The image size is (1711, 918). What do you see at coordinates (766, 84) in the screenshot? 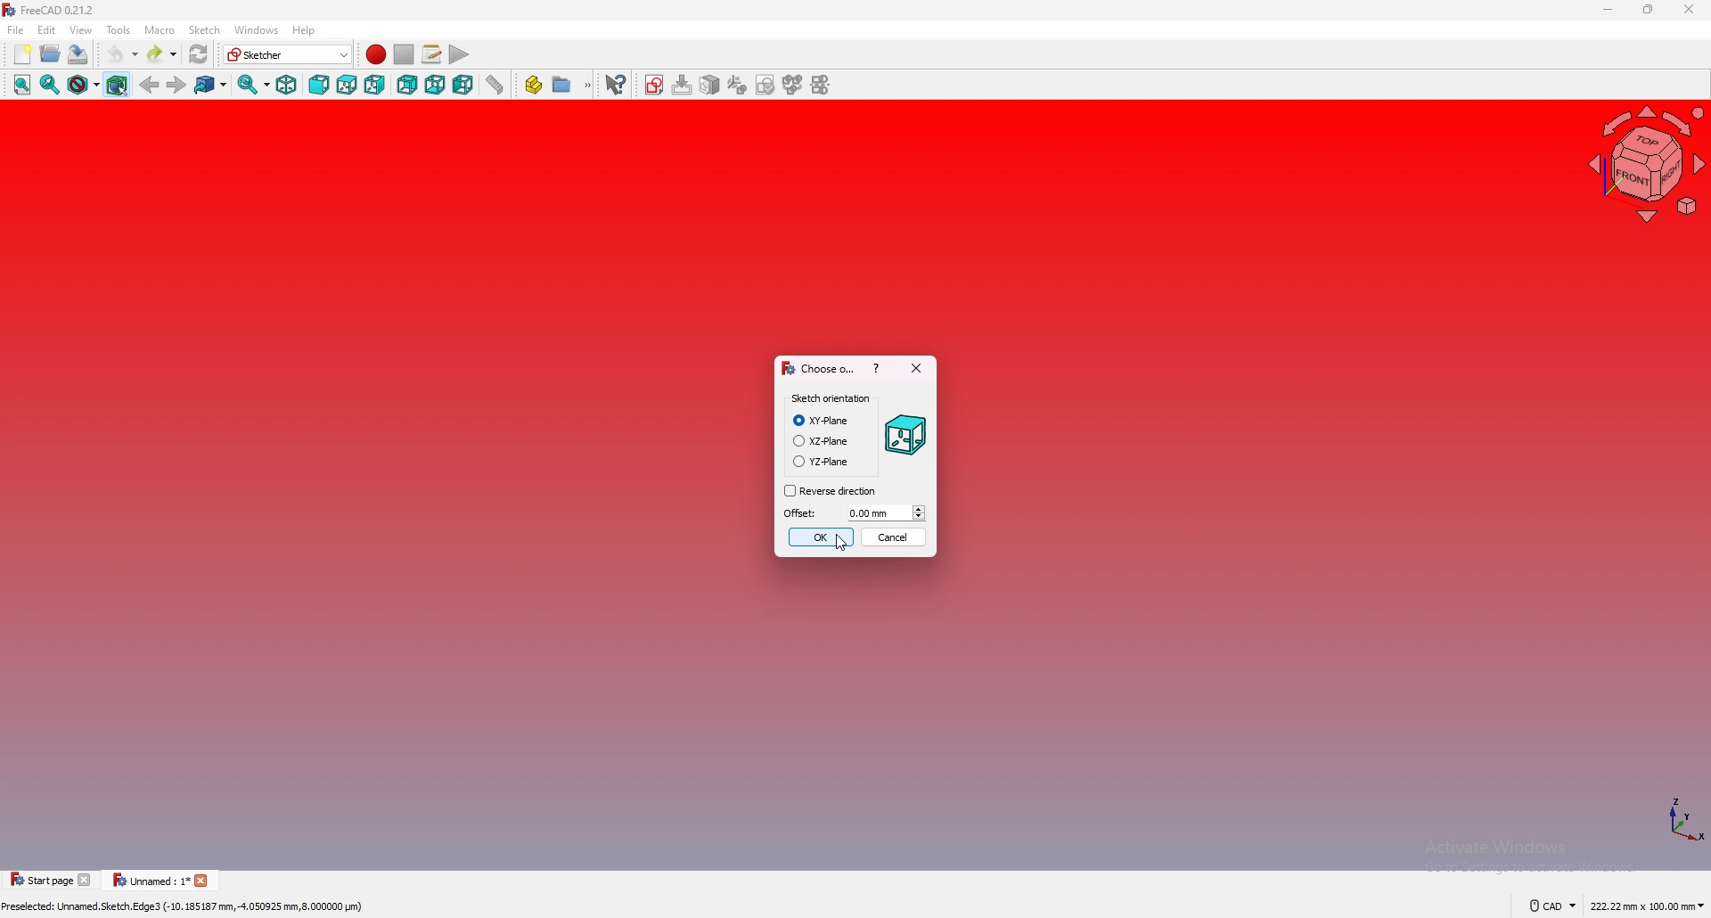
I see `validate sketch` at bounding box center [766, 84].